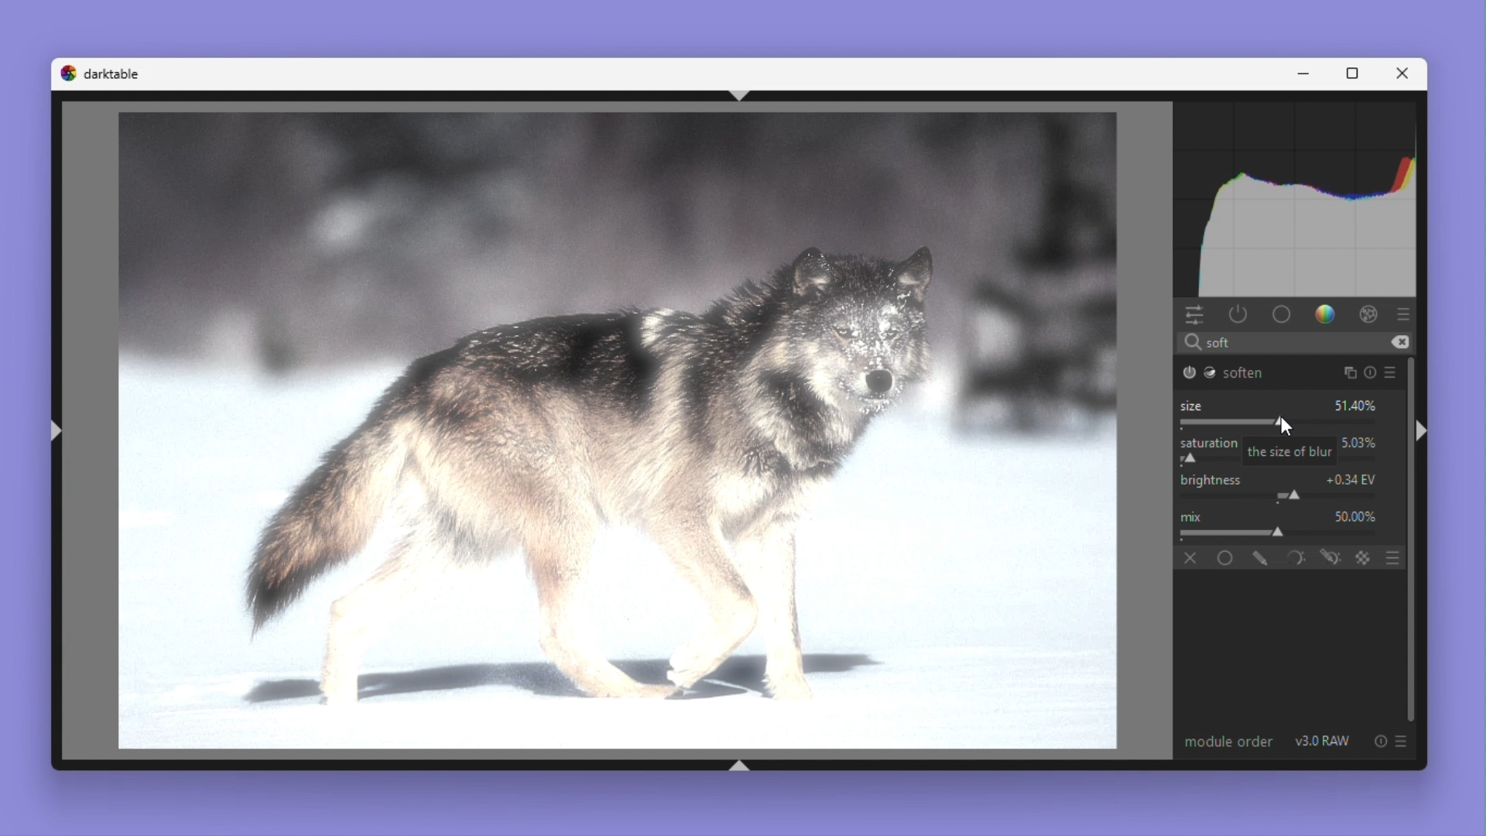 This screenshot has width=1486, height=836. I want to click on Collapse, so click(1423, 433).